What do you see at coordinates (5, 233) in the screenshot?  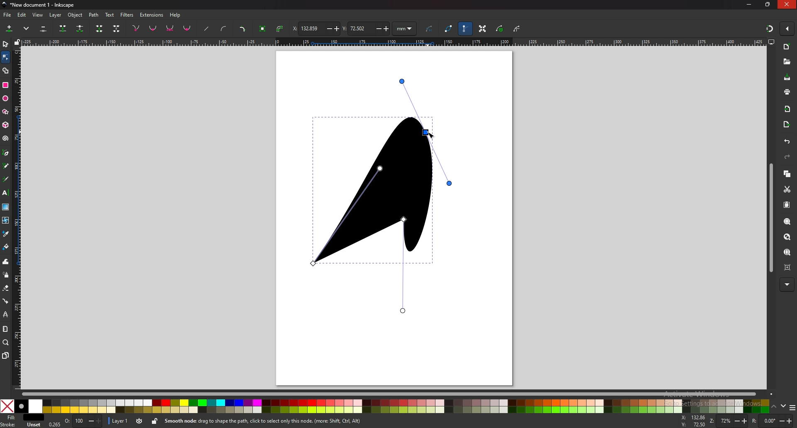 I see `dropper` at bounding box center [5, 233].